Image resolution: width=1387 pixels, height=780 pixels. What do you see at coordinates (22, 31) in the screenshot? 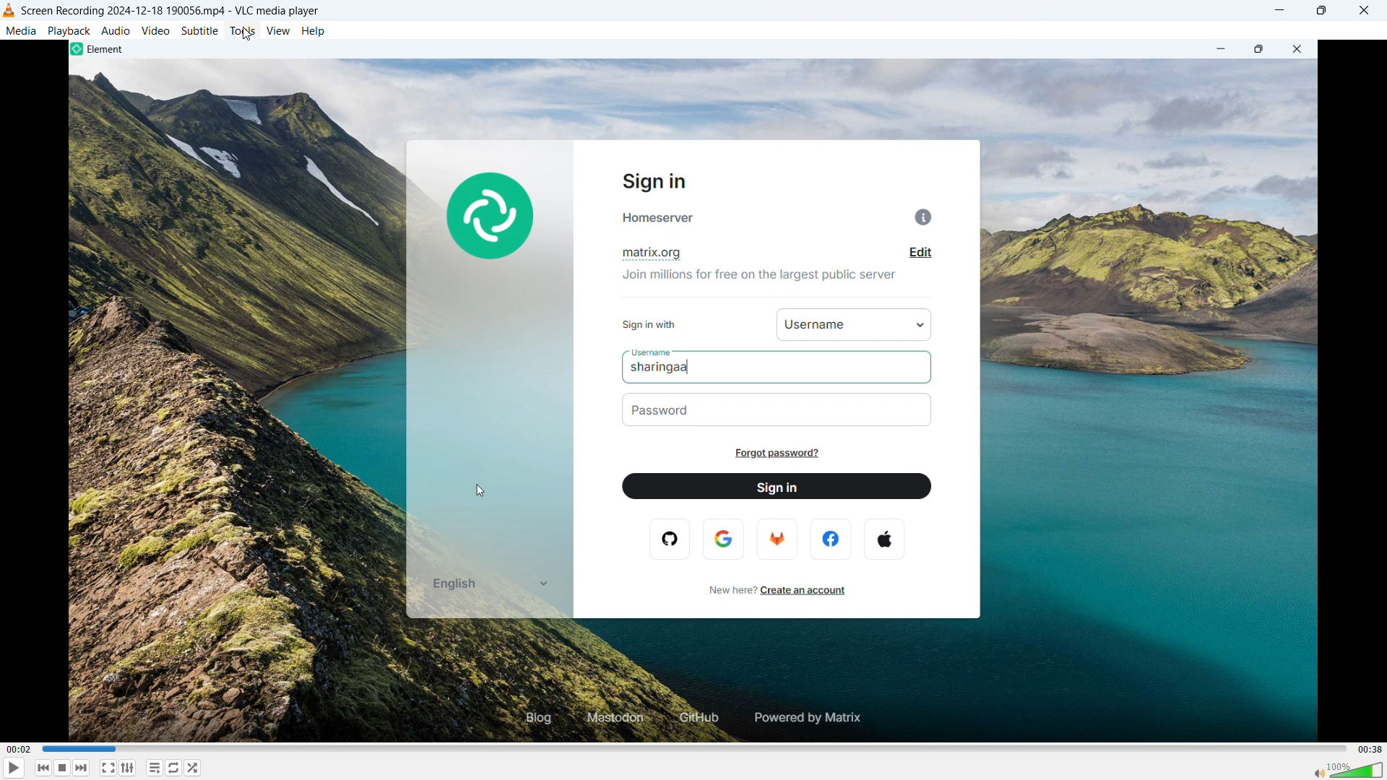
I see `media` at bounding box center [22, 31].